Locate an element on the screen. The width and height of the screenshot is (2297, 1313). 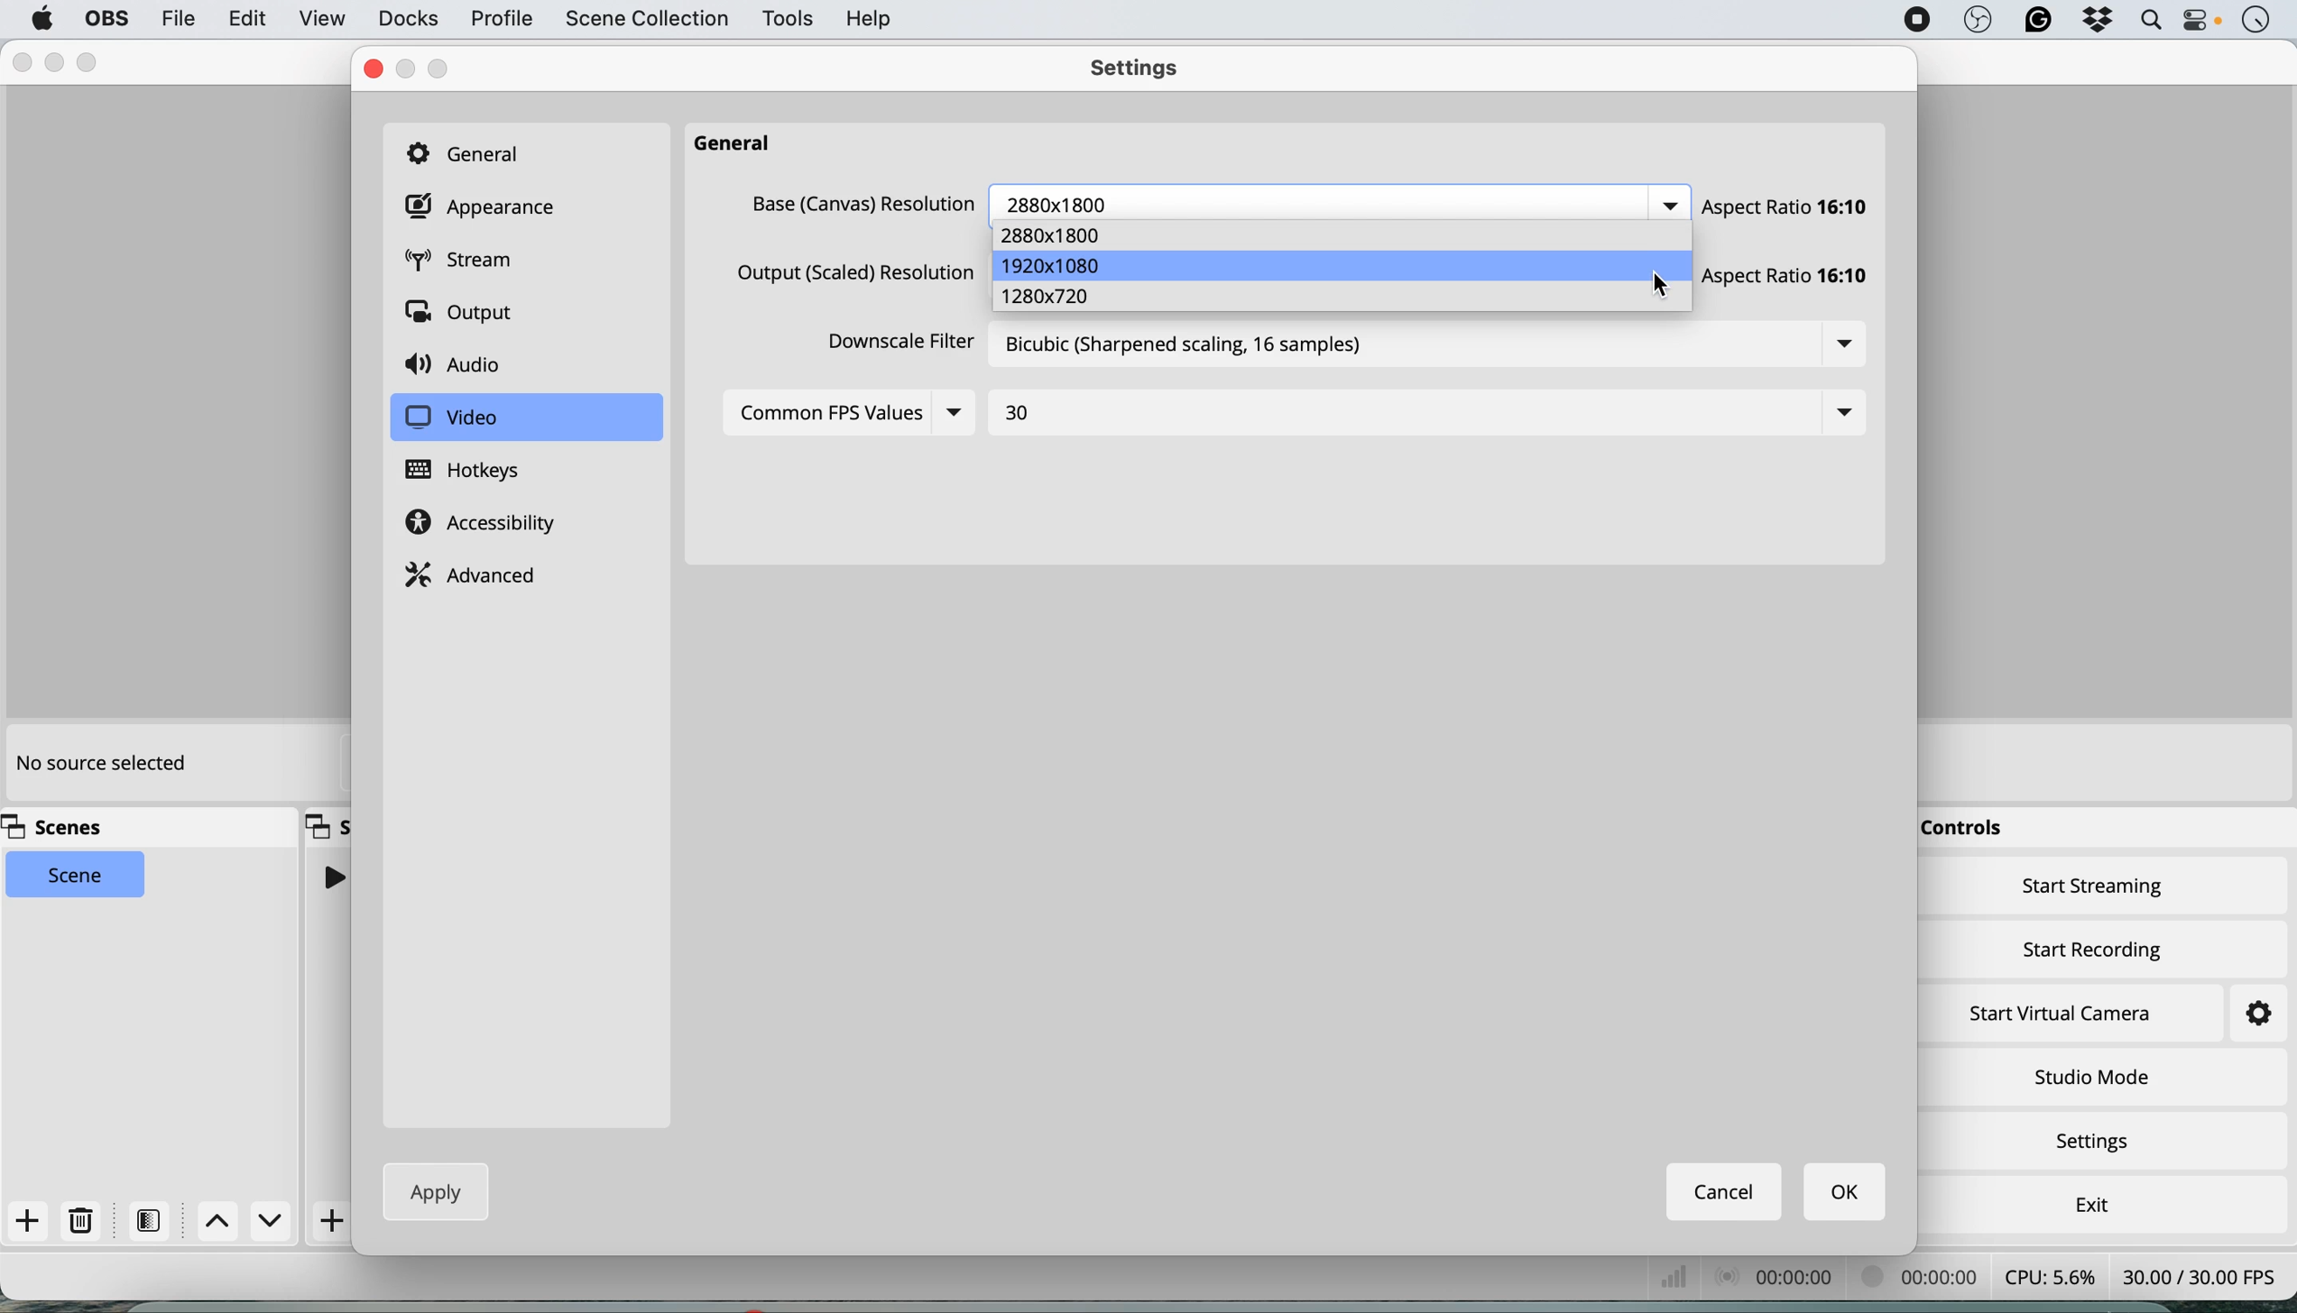
hotkeys is located at coordinates (478, 471).